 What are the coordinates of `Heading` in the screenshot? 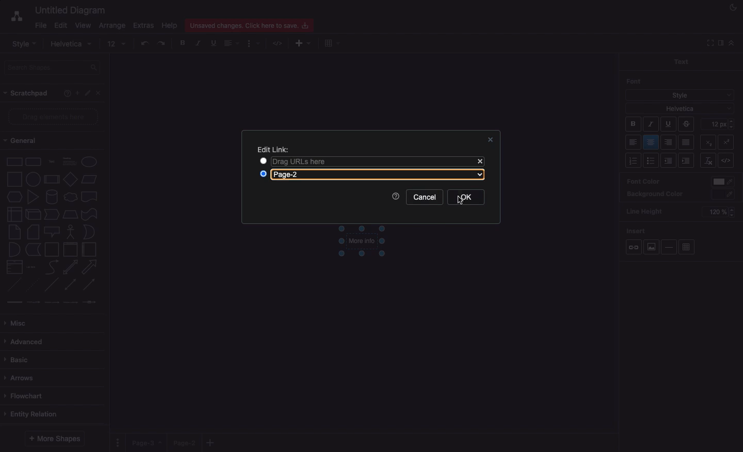 It's located at (71, 160).